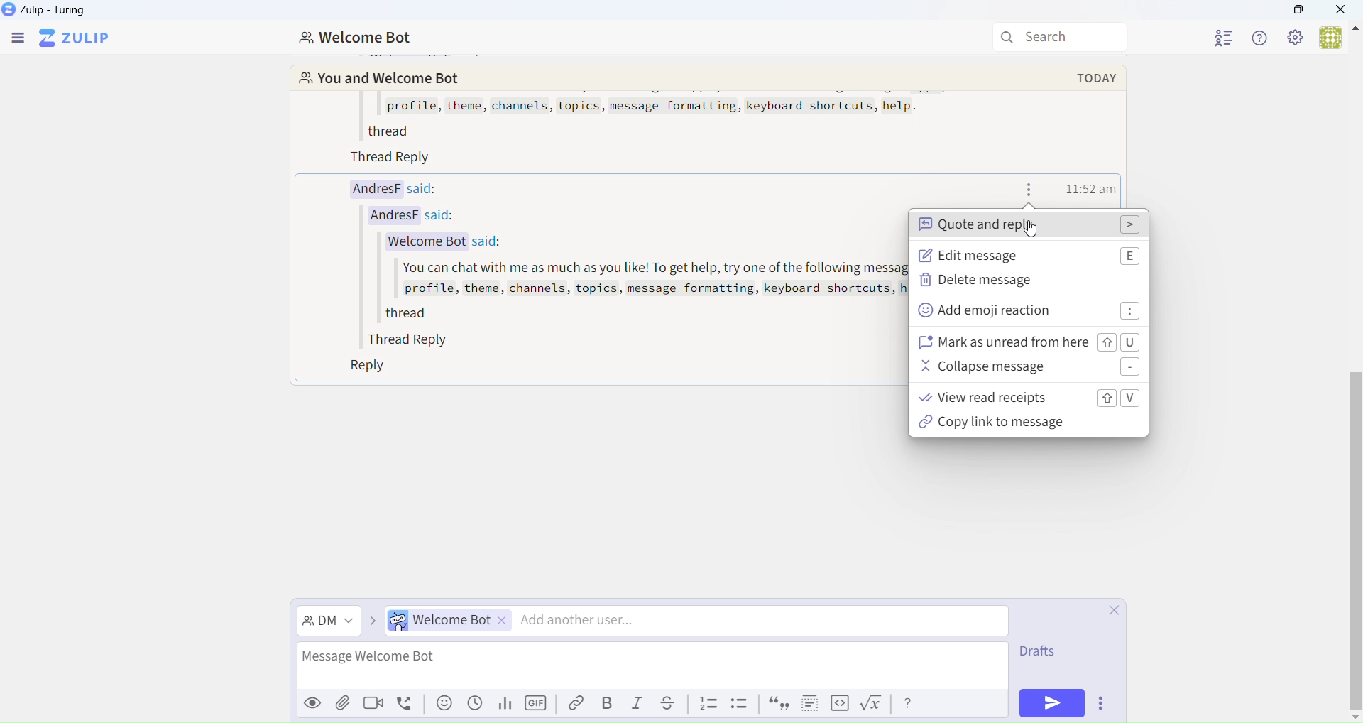 This screenshot has width=1363, height=723. I want to click on videocall, so click(376, 707).